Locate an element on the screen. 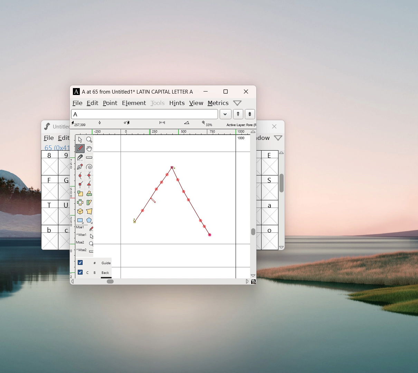 The height and width of the screenshot is (373, 418). edit is located at coordinates (93, 103).